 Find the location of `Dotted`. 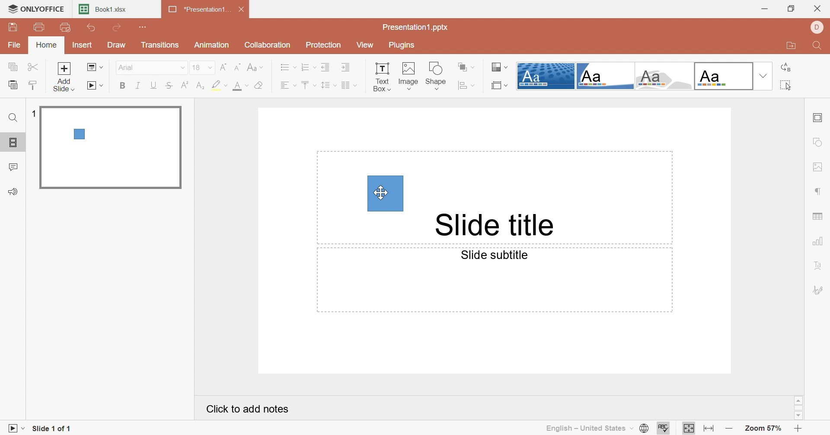

Dotted is located at coordinates (544, 75).